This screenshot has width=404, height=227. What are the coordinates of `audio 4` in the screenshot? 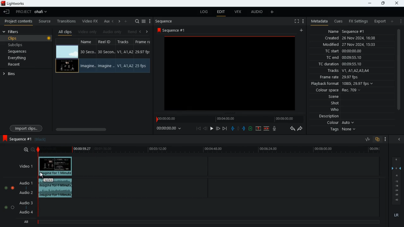 It's located at (27, 213).